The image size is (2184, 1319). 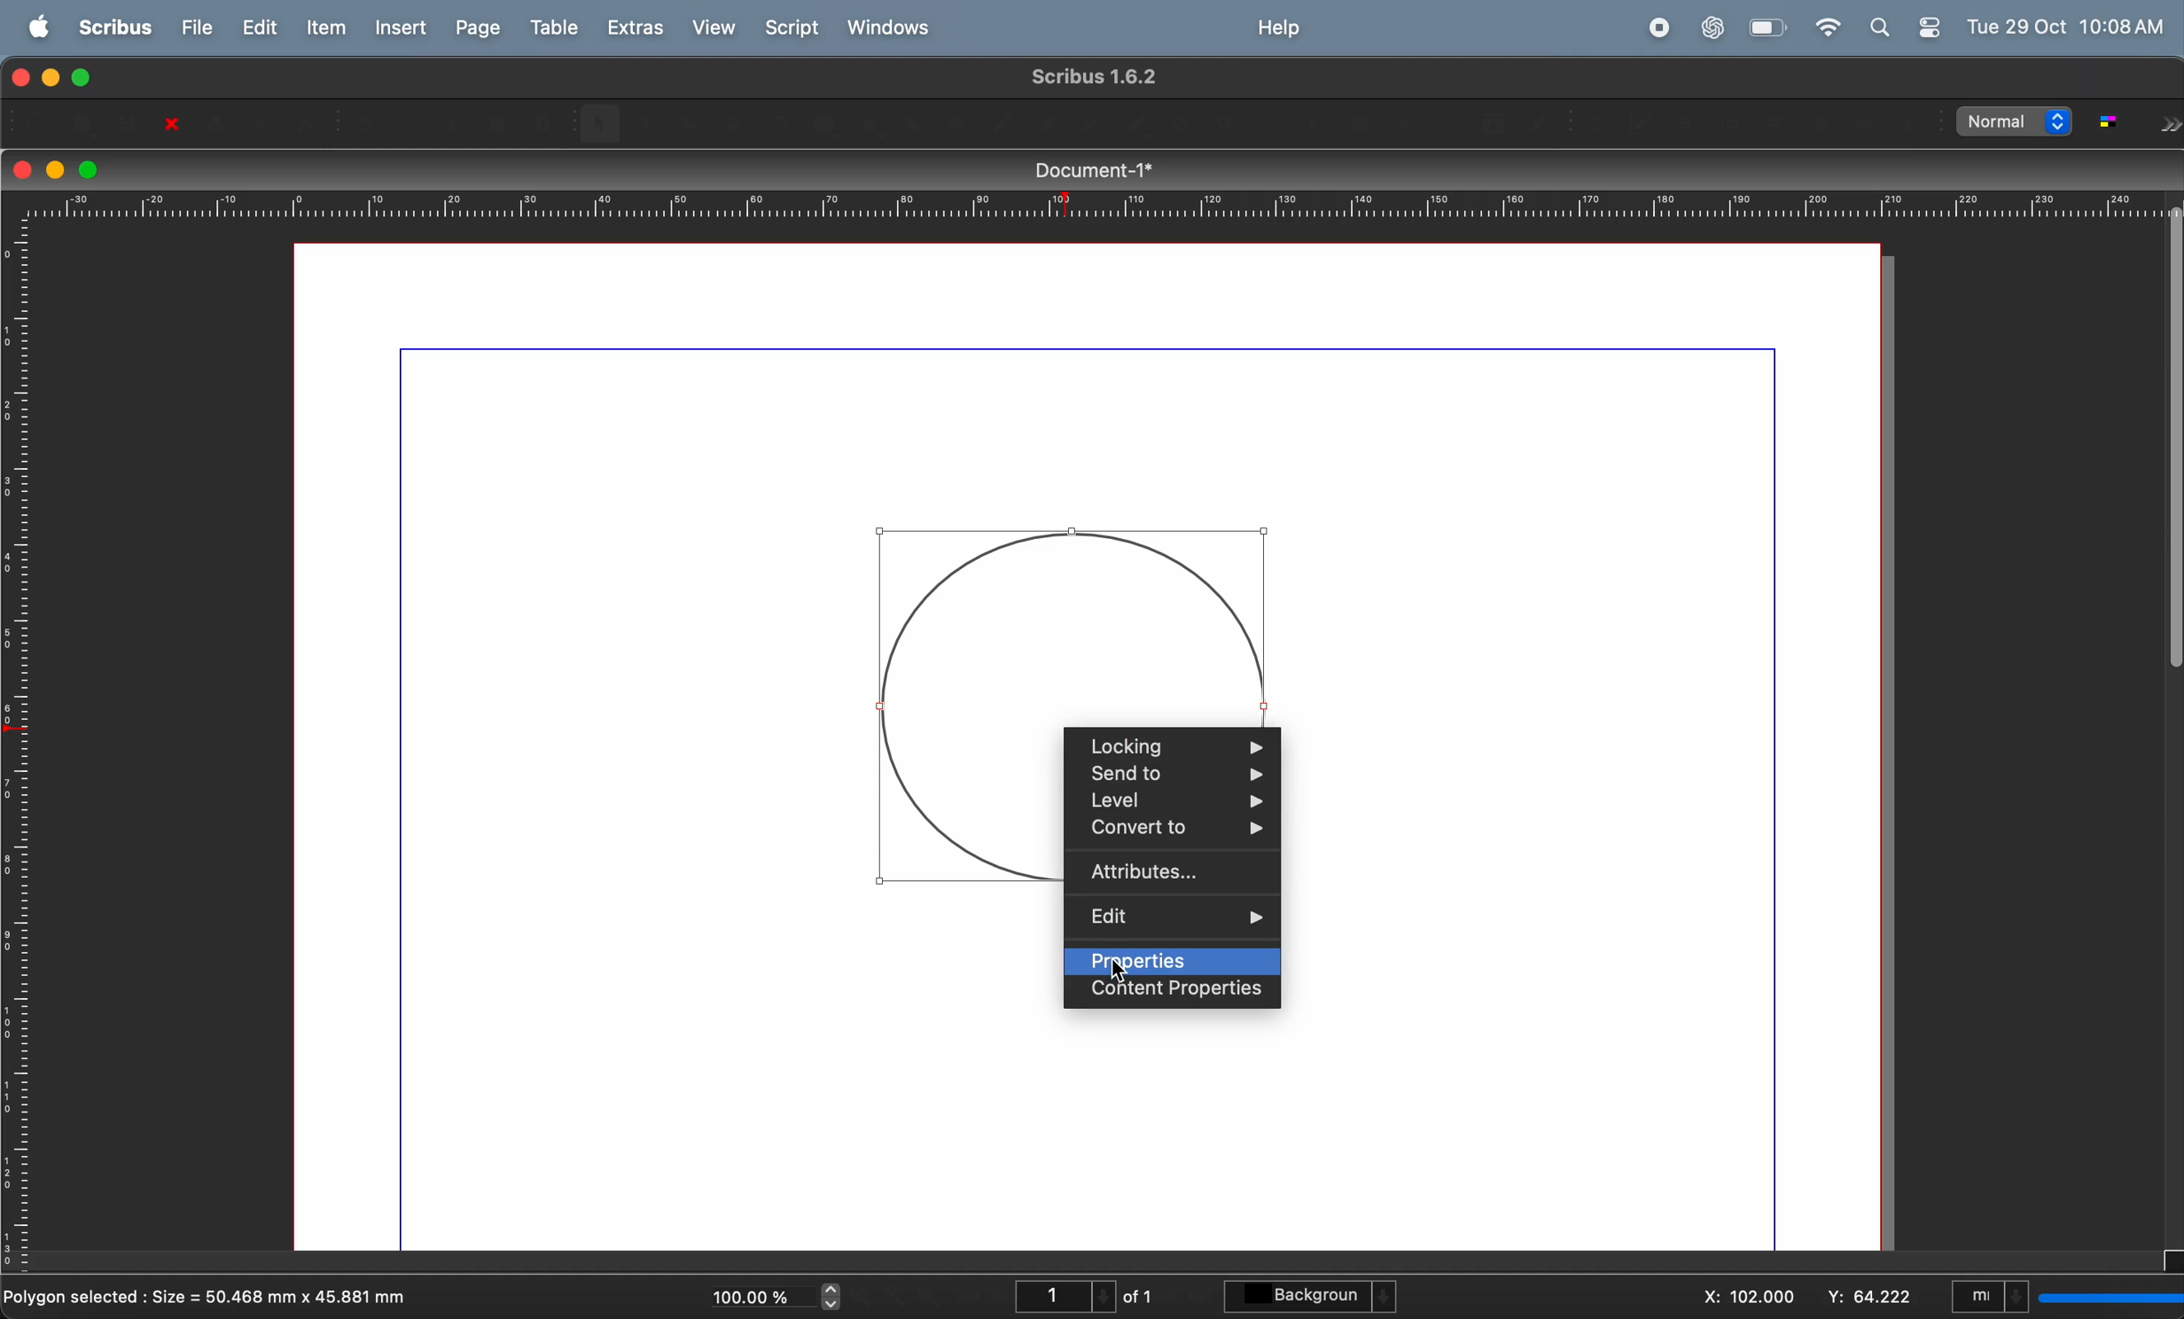 I want to click on edit, so click(x=253, y=27).